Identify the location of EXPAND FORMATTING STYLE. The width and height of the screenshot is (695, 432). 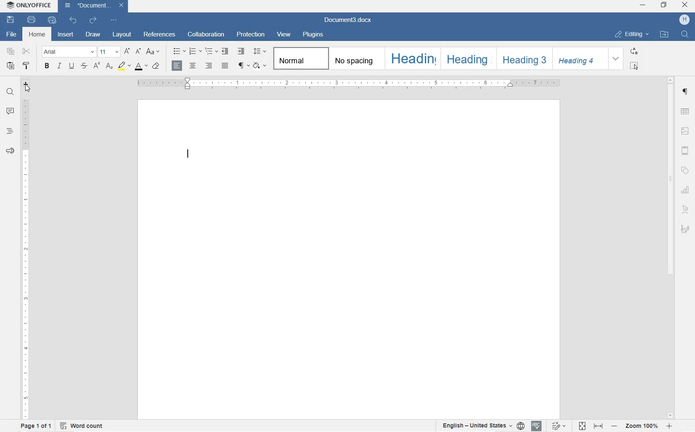
(616, 59).